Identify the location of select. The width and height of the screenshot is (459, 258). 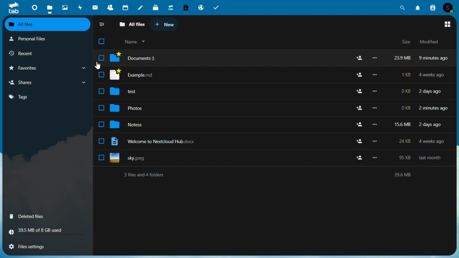
(101, 141).